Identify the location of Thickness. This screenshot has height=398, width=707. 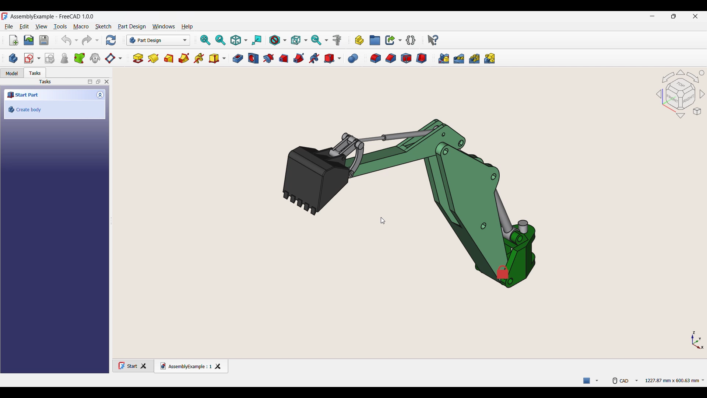
(422, 58).